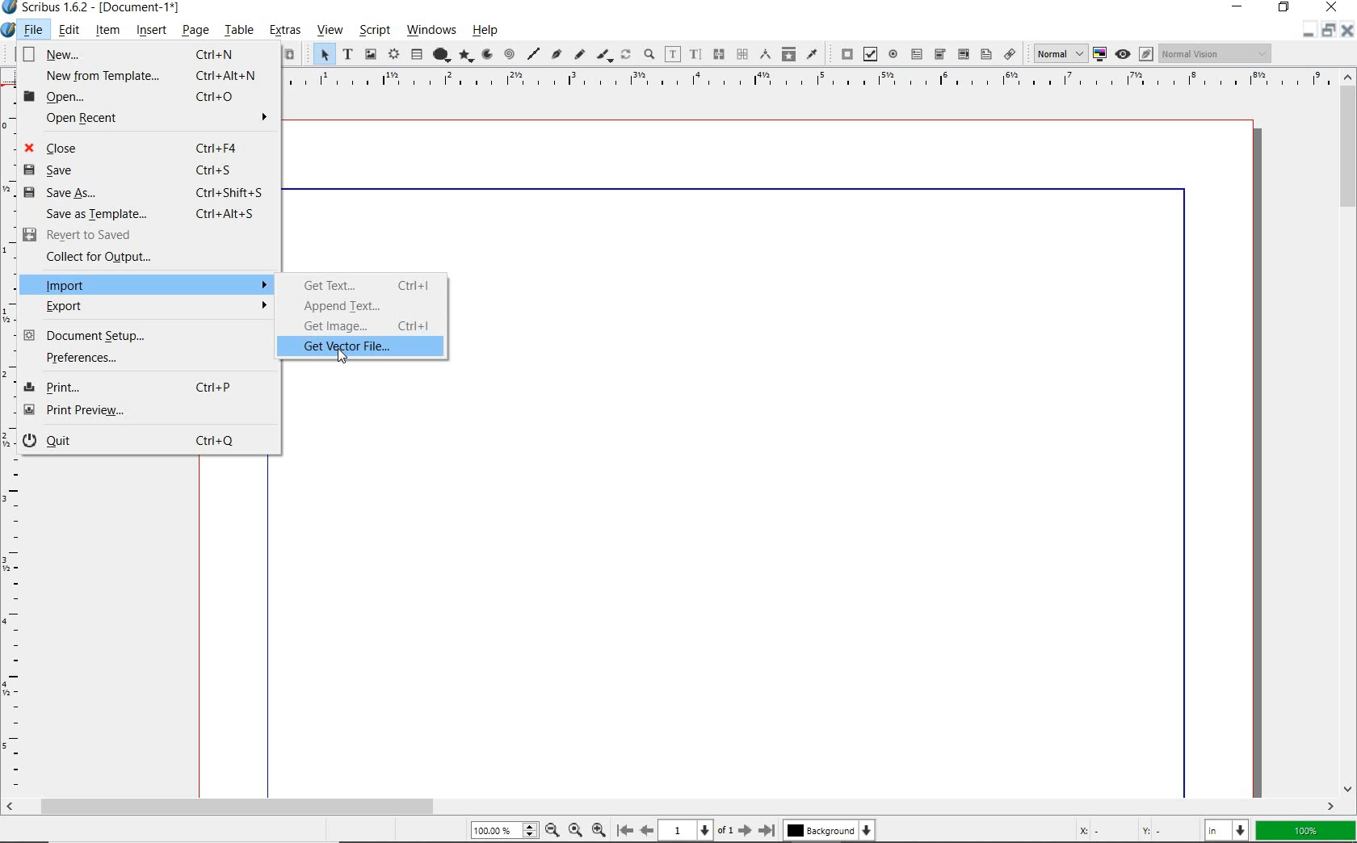  Describe the element at coordinates (1217, 52) in the screenshot. I see `Normal Vision` at that location.